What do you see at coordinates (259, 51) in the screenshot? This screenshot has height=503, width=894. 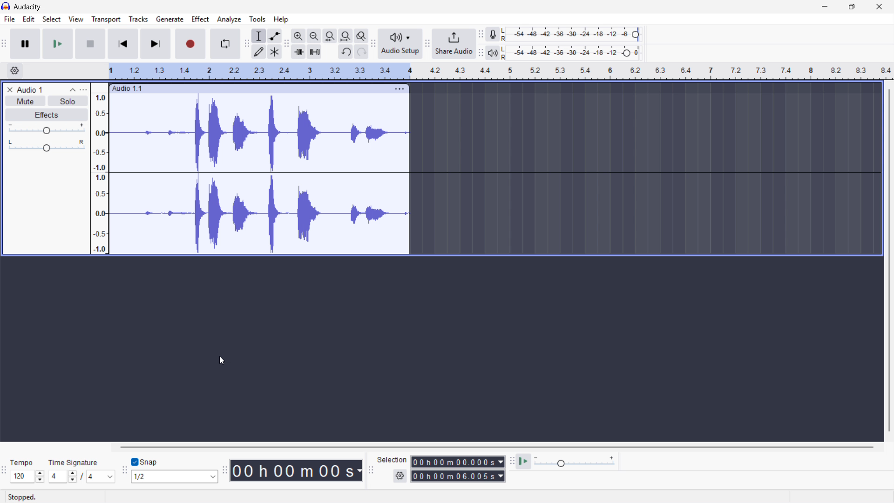 I see `Draw tool` at bounding box center [259, 51].